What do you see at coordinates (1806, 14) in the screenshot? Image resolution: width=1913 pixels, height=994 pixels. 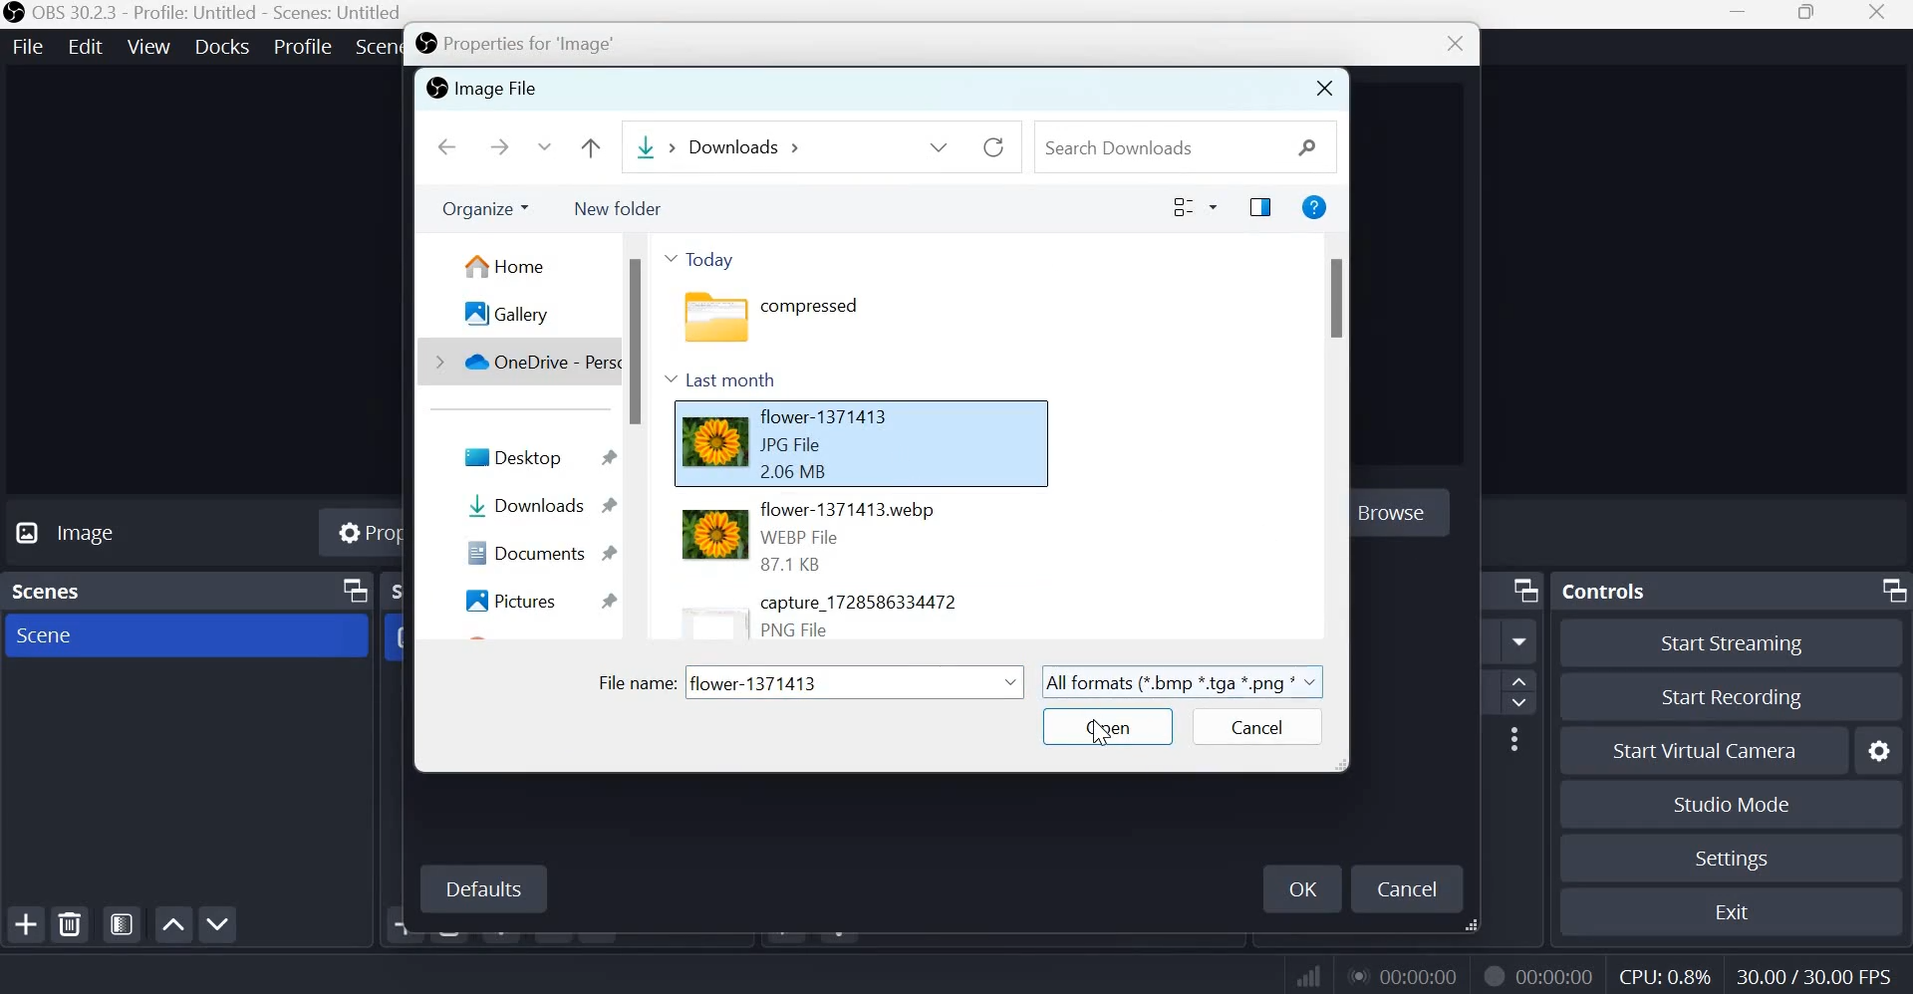 I see `Windows size toggle` at bounding box center [1806, 14].